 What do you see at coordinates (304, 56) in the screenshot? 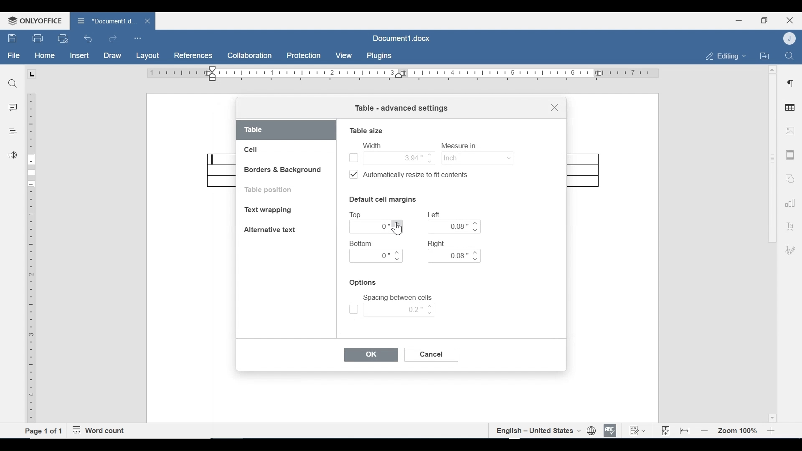
I see `Protection` at bounding box center [304, 56].